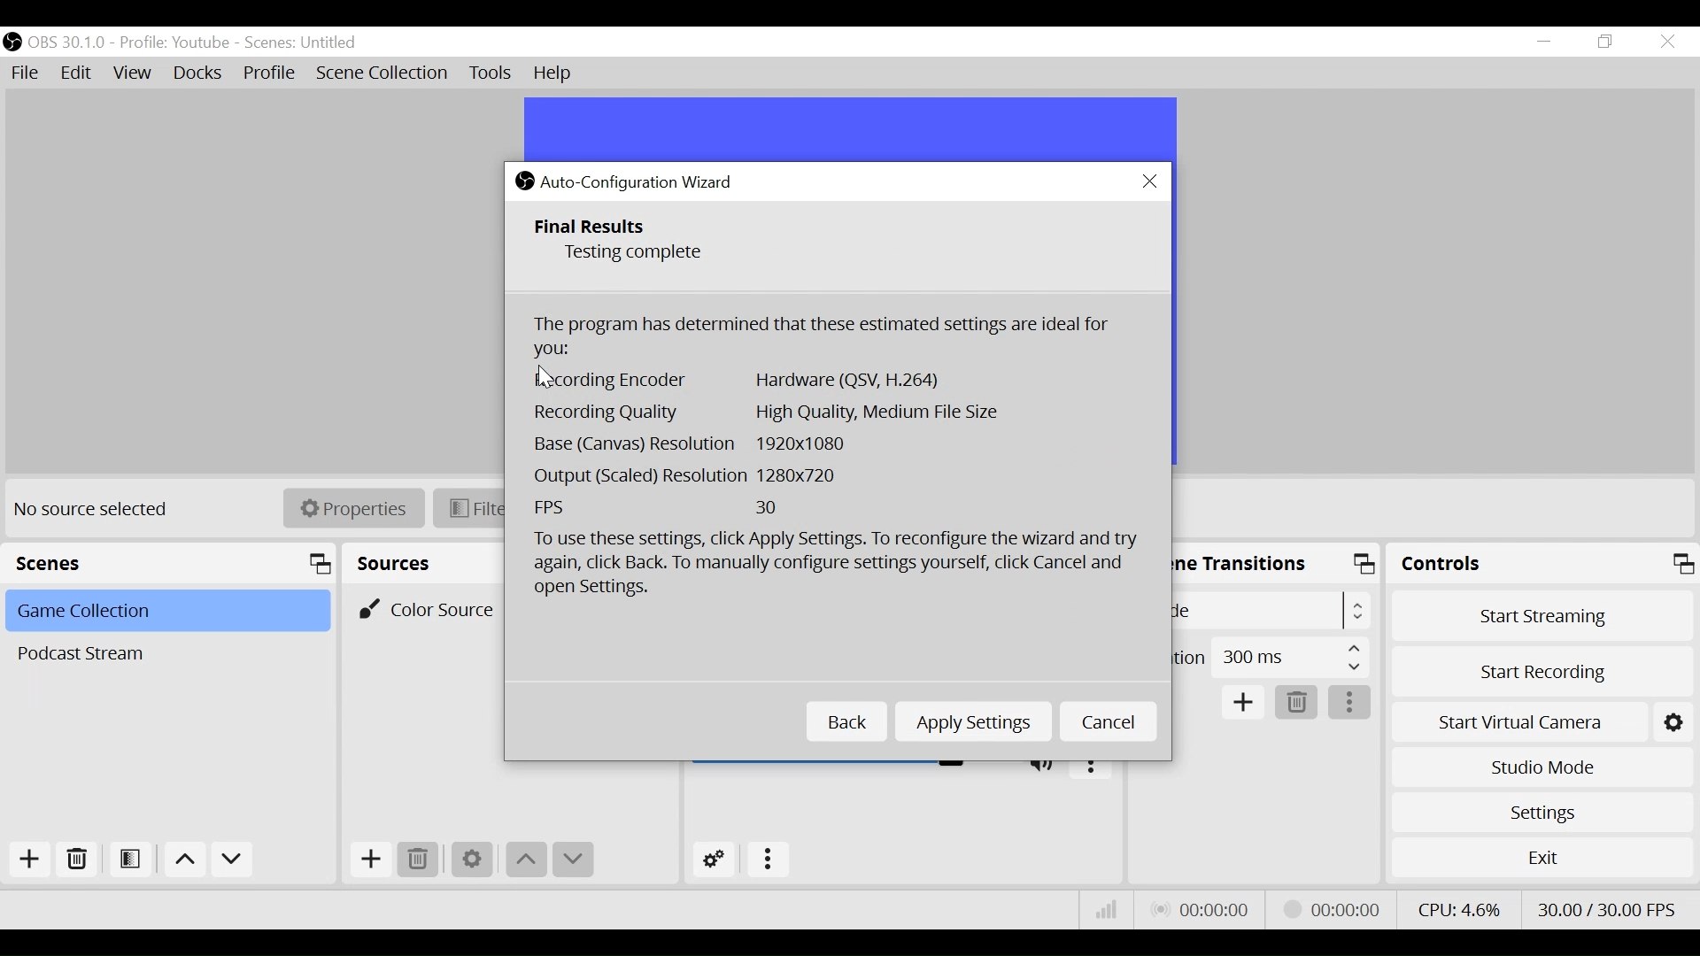  I want to click on To use these settings, click Apply Settings. To reconfigure the wizard and try again click back. To manually configure the settings, click Cancel and open Settings, so click(840, 567).